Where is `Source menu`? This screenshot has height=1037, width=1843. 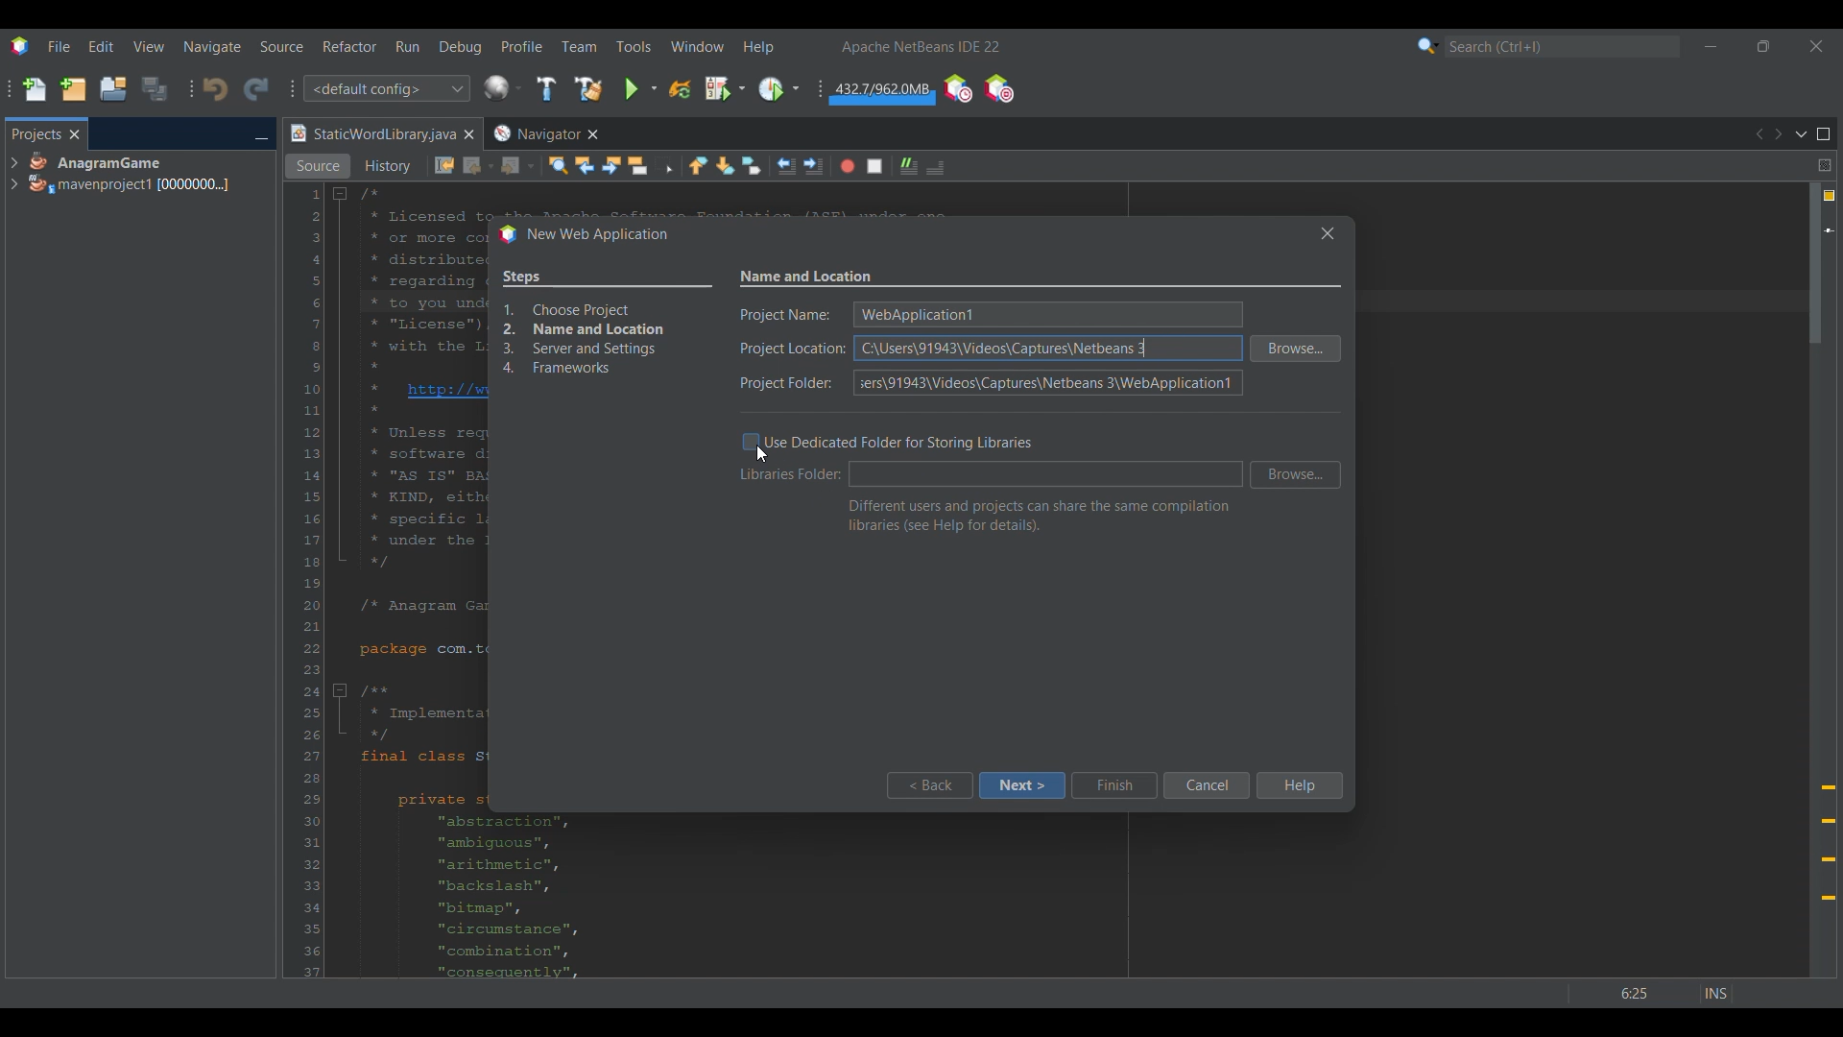
Source menu is located at coordinates (282, 46).